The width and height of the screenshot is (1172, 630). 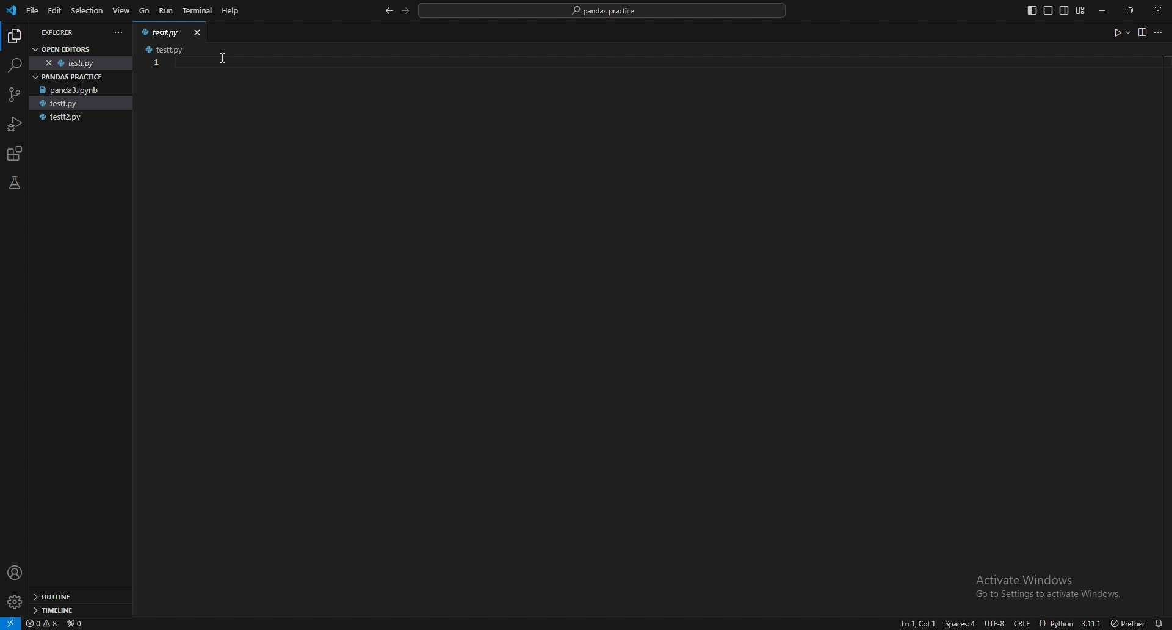 I want to click on more options, so click(x=1160, y=34).